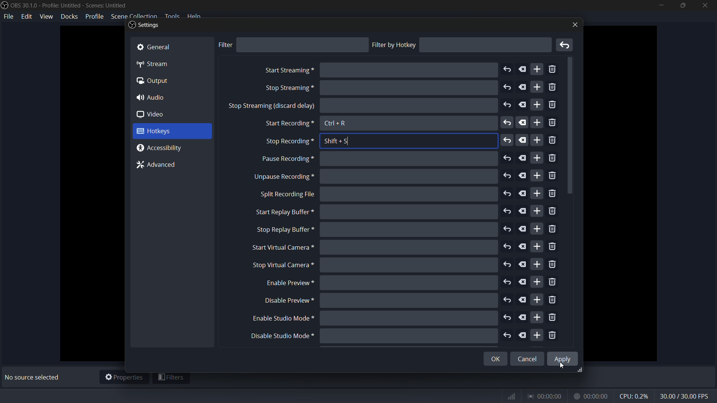 This screenshot has height=403, width=717. What do you see at coordinates (507, 193) in the screenshot?
I see `undo` at bounding box center [507, 193].